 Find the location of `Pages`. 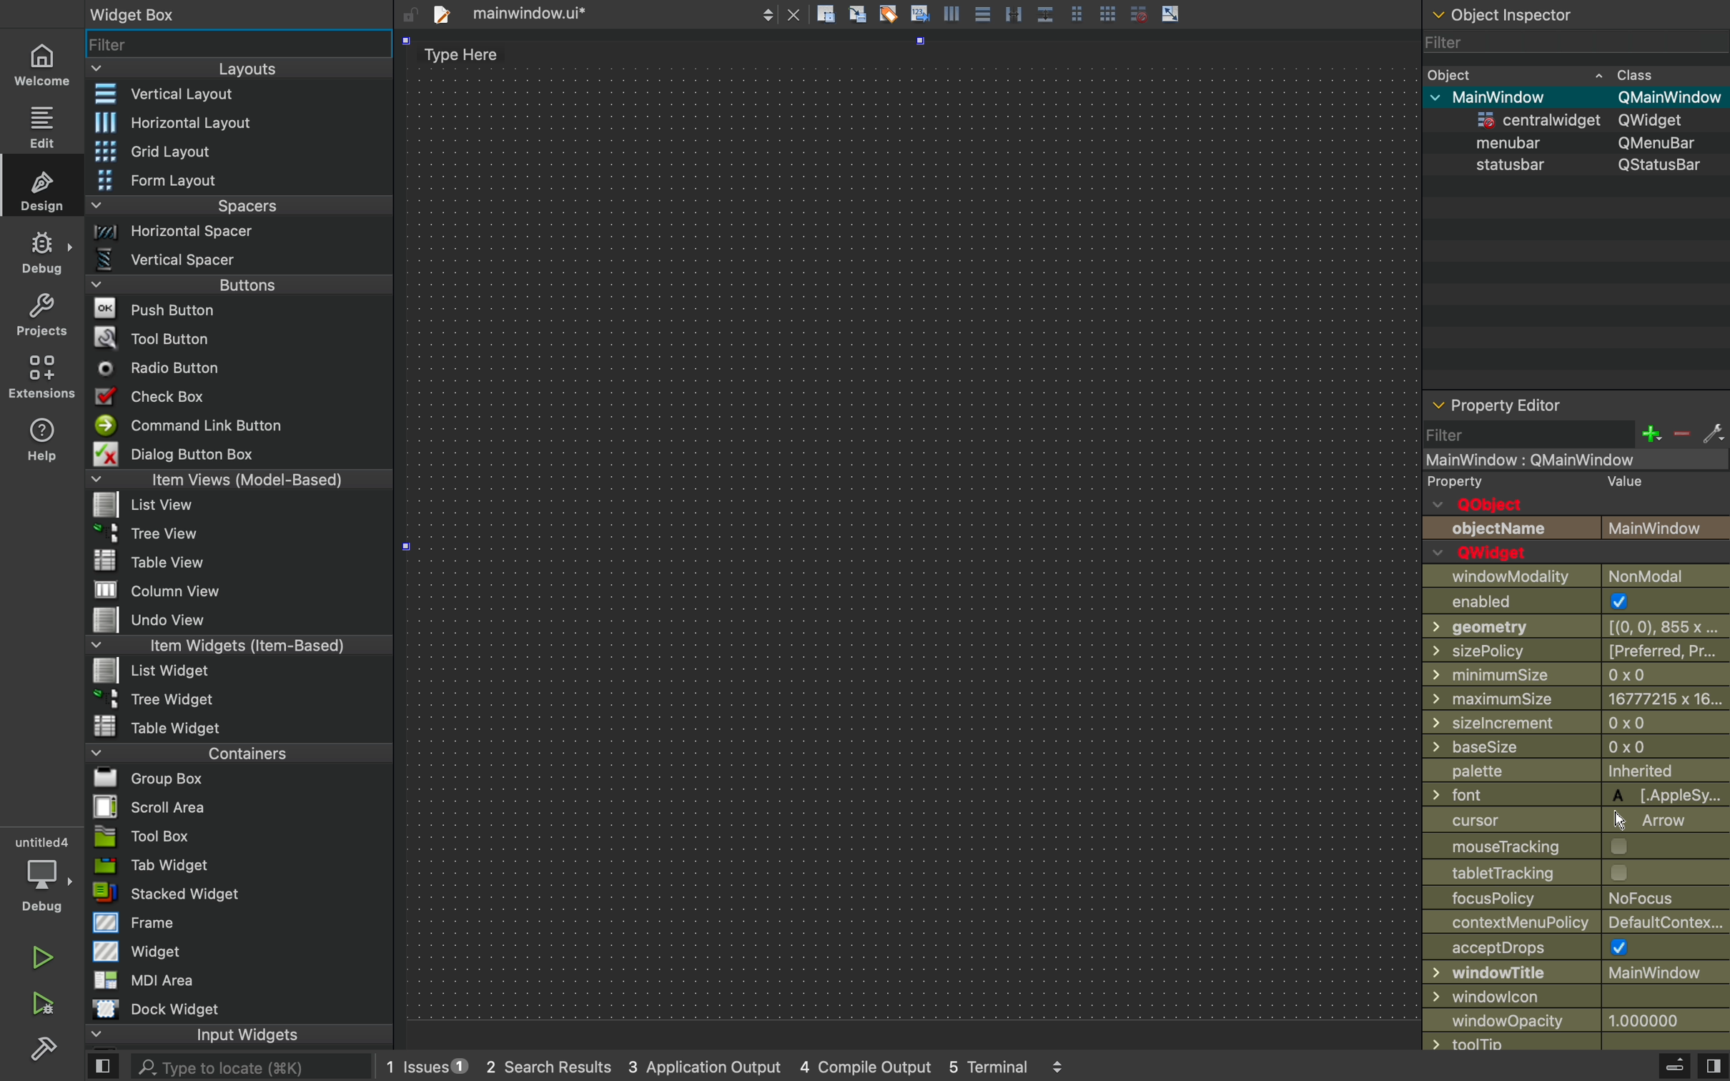

Pages is located at coordinates (1081, 12).